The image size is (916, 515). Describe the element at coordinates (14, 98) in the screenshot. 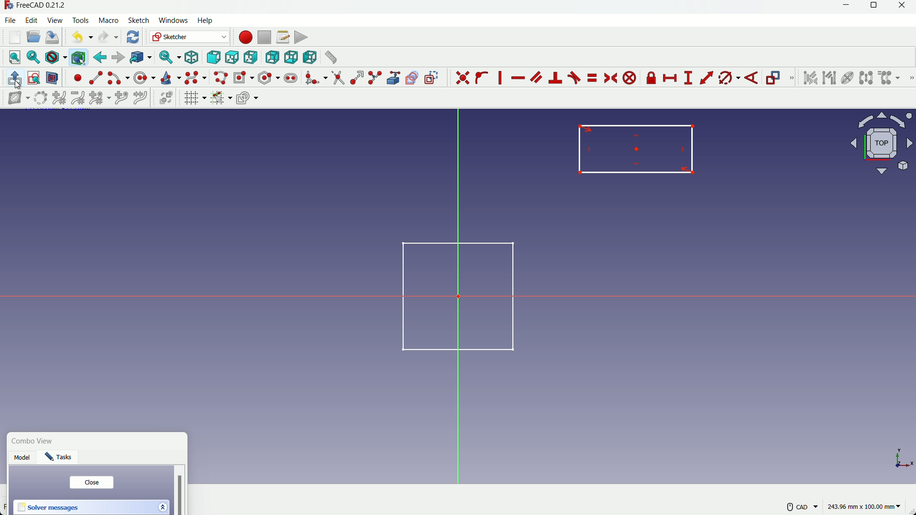

I see `show/hide b spiline layer information` at that location.